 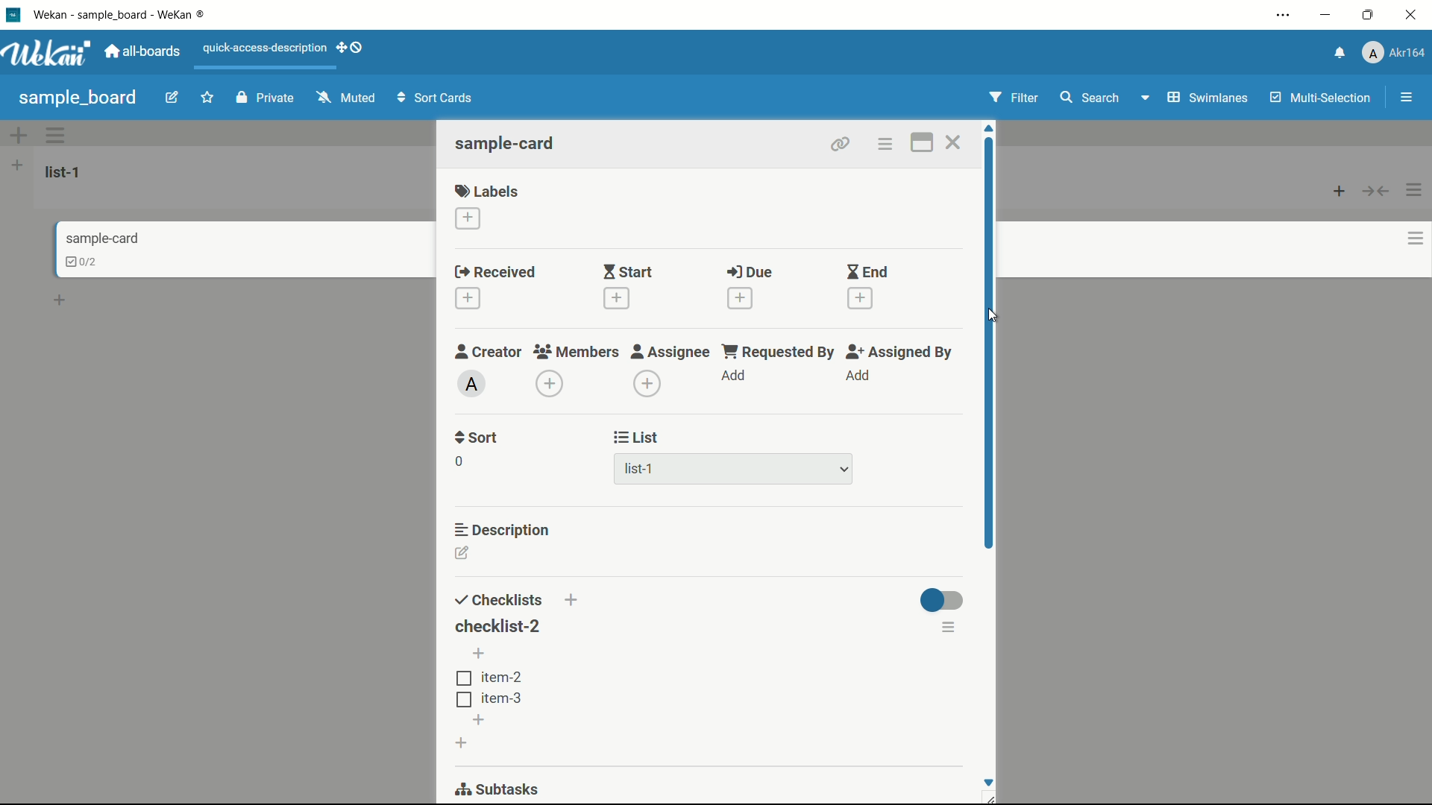 I want to click on swimlane actions, so click(x=57, y=136).